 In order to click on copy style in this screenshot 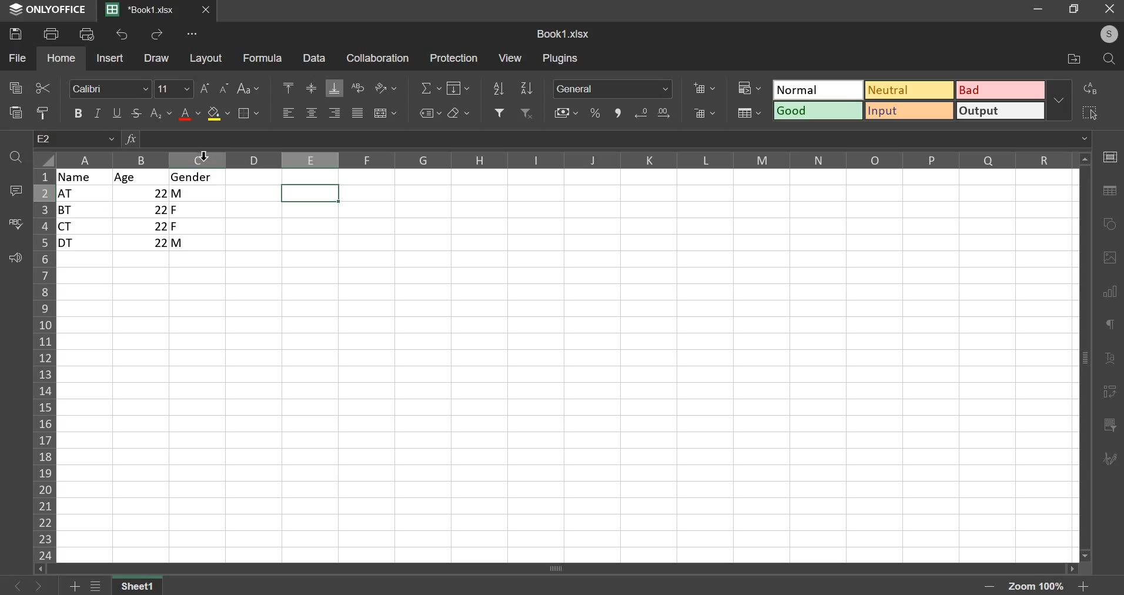, I will do `click(43, 112)`.